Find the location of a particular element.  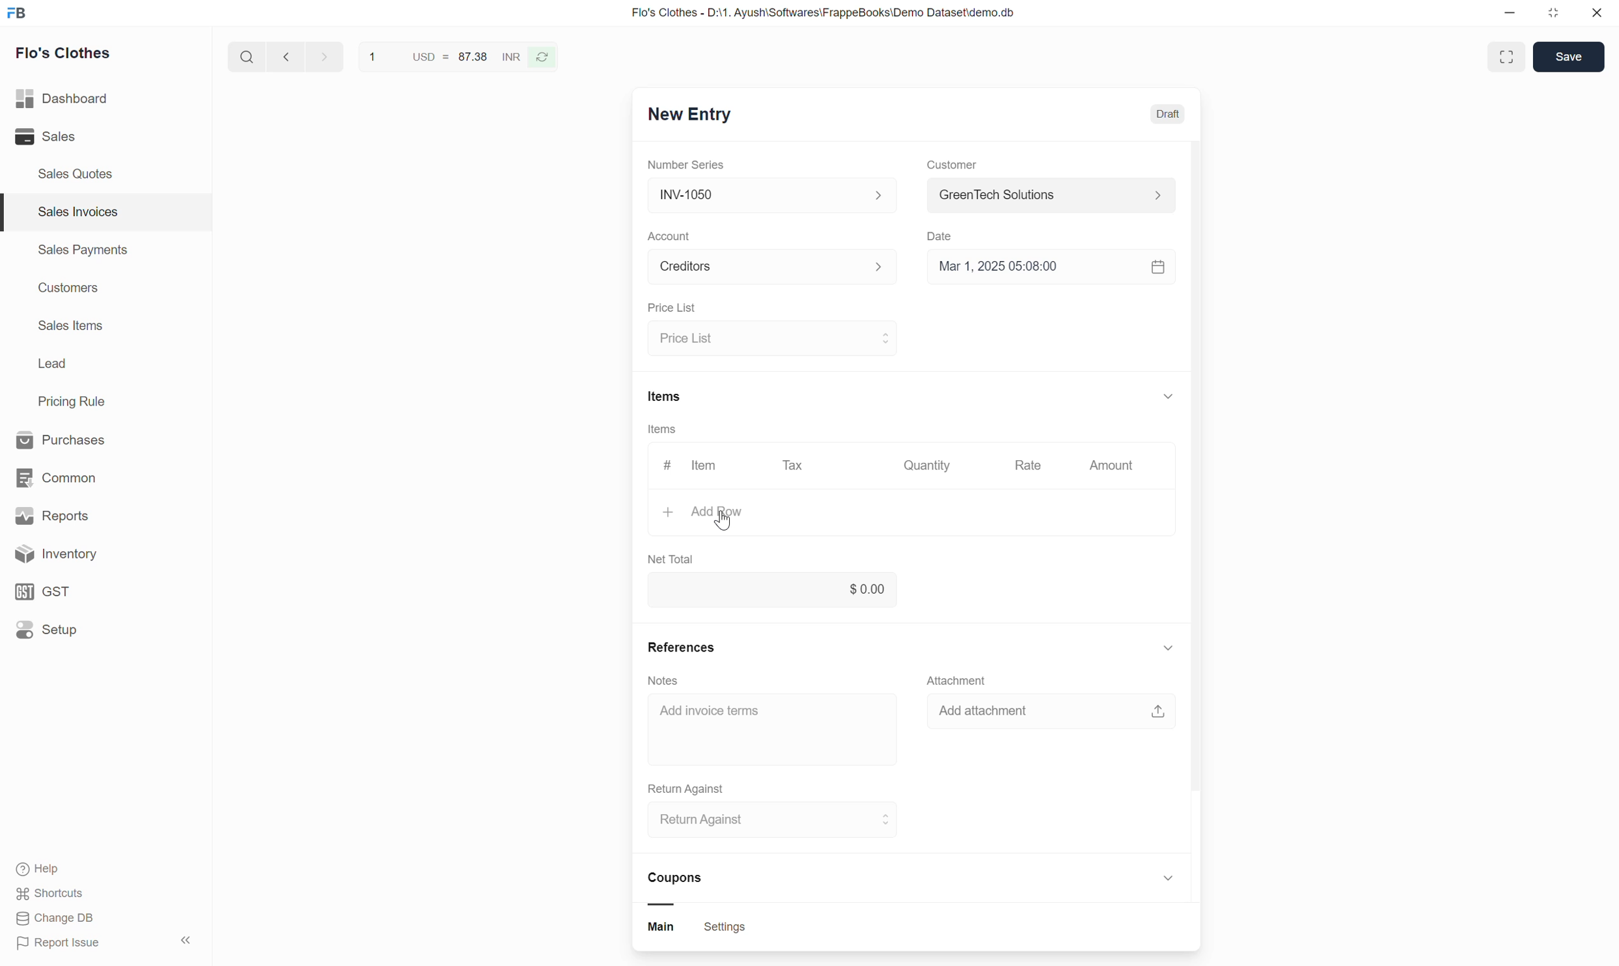

main is located at coordinates (667, 929).